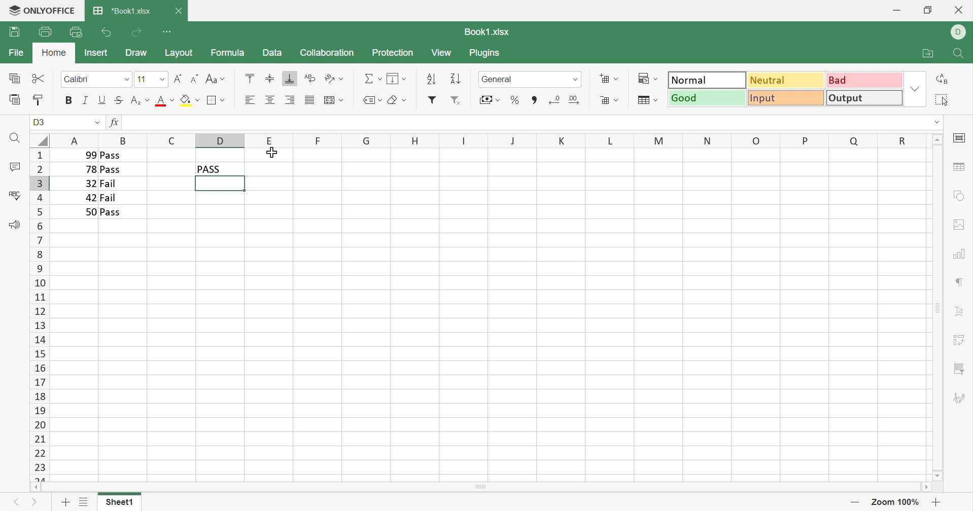 The height and width of the screenshot is (511, 973). Describe the element at coordinates (398, 100) in the screenshot. I see `Clear` at that location.